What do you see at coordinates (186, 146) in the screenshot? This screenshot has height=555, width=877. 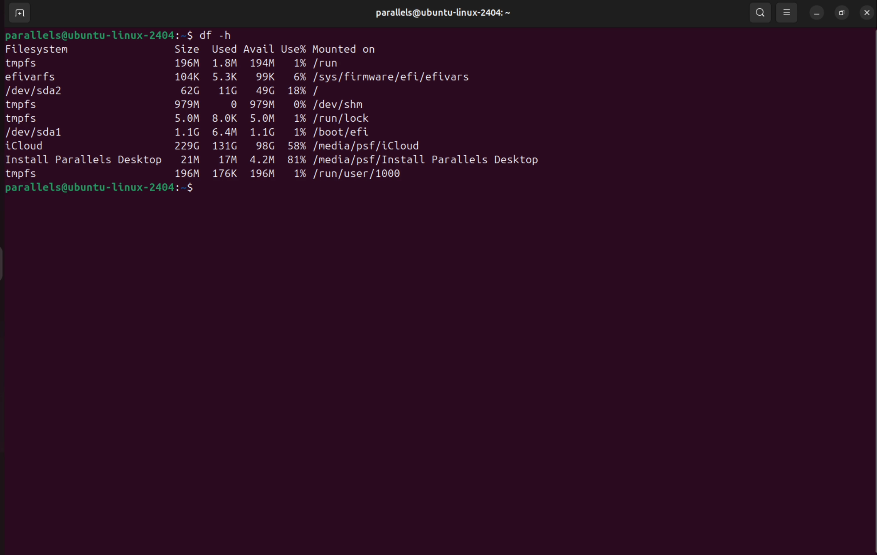 I see `229 G` at bounding box center [186, 146].